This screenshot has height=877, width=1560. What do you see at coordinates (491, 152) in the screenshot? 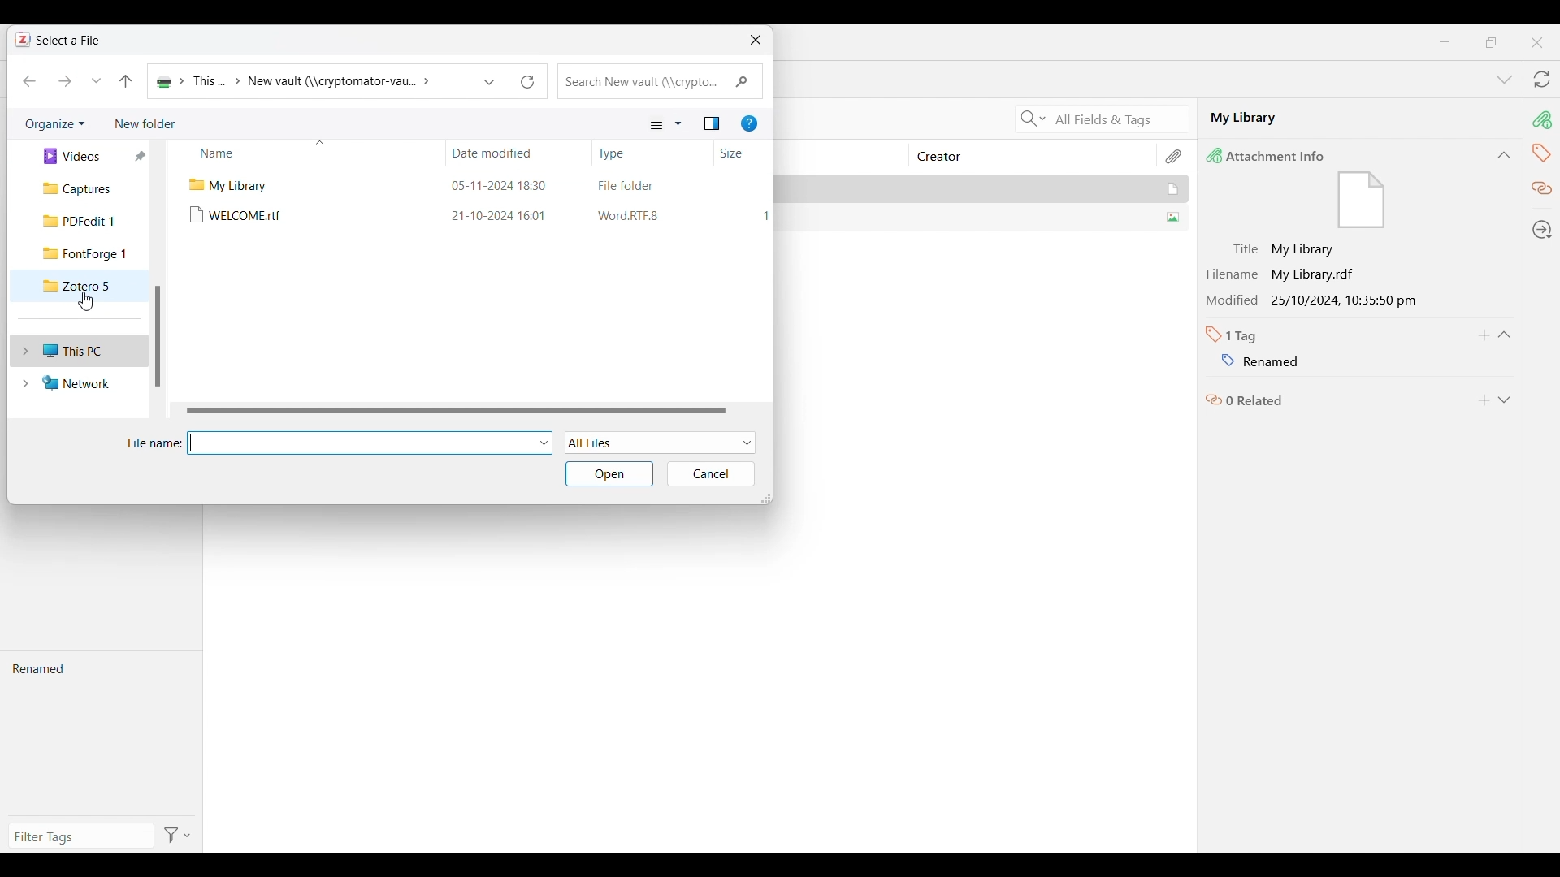
I see `Date modified ` at bounding box center [491, 152].